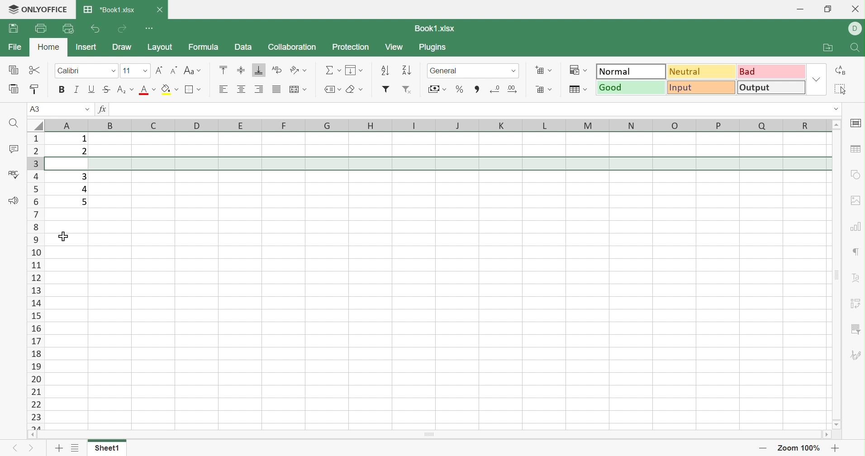  Describe the element at coordinates (551, 90) in the screenshot. I see `Drop Down` at that location.